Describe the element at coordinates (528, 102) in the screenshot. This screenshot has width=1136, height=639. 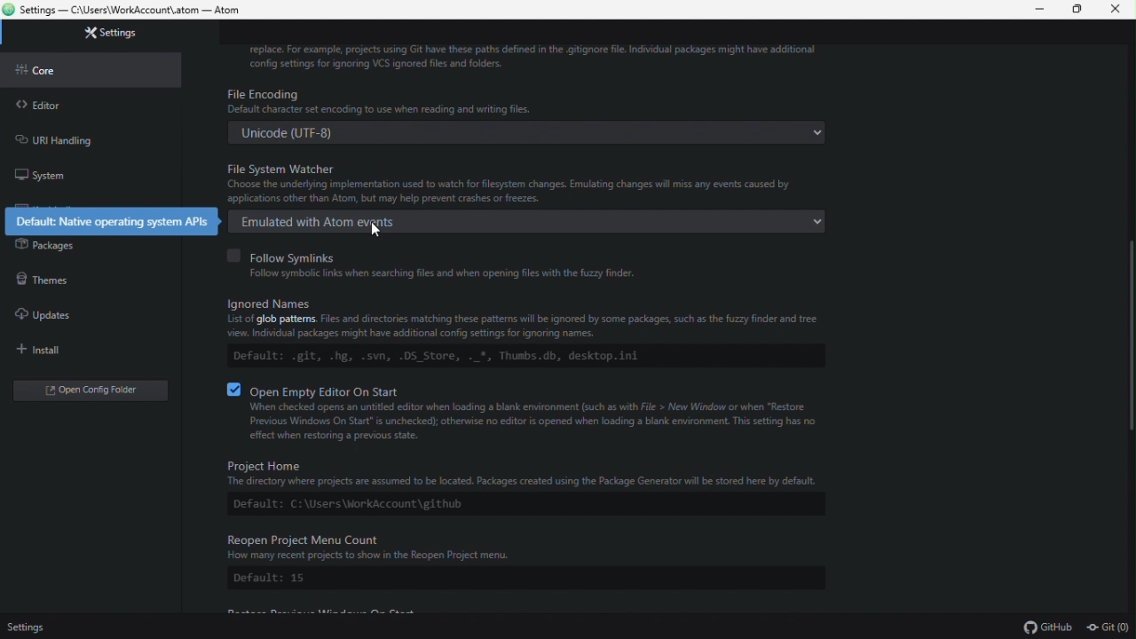
I see `File Encoding Default character set encoding to use when reading and writing files.` at that location.